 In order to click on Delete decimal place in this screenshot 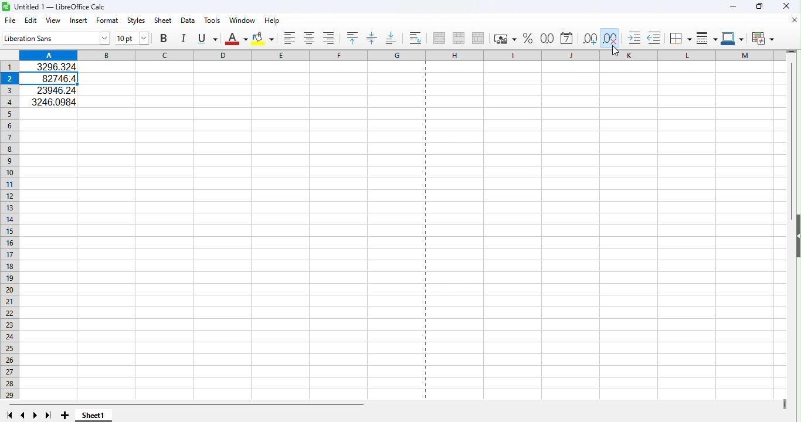, I will do `click(609, 38)`.